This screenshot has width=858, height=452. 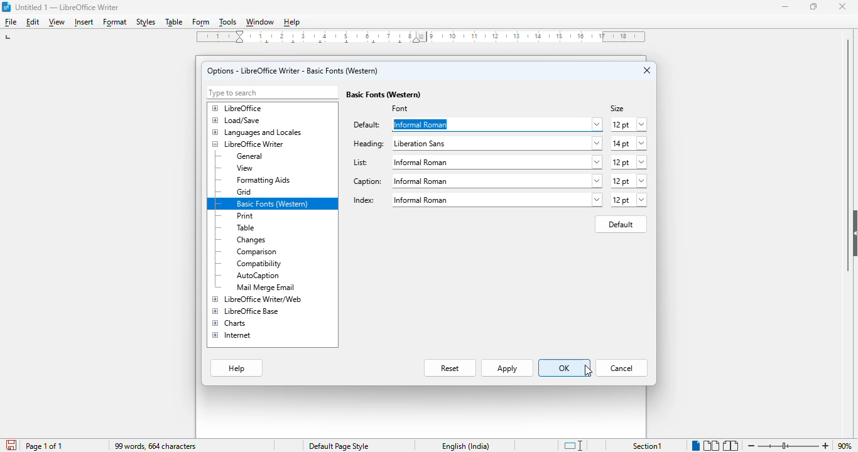 I want to click on LibreOffice Writer, so click(x=248, y=144).